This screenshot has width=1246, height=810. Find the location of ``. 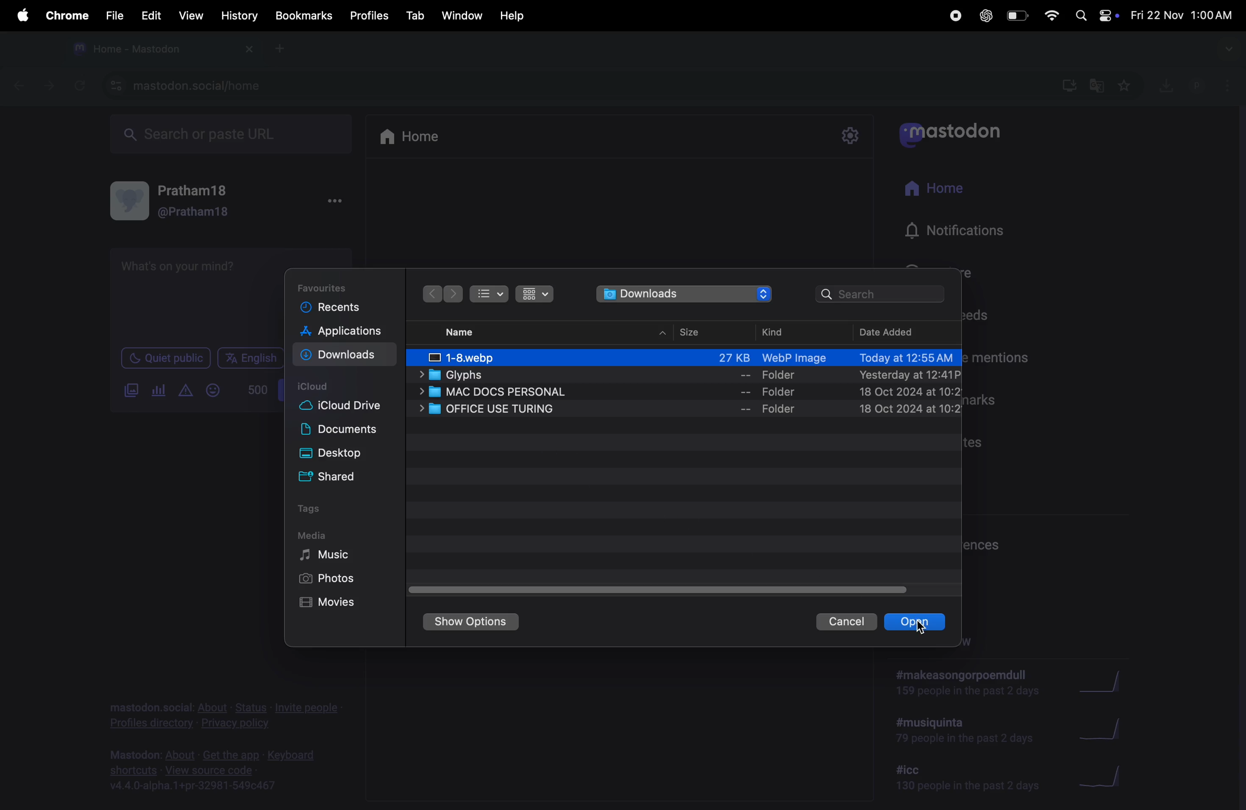

 is located at coordinates (367, 17).